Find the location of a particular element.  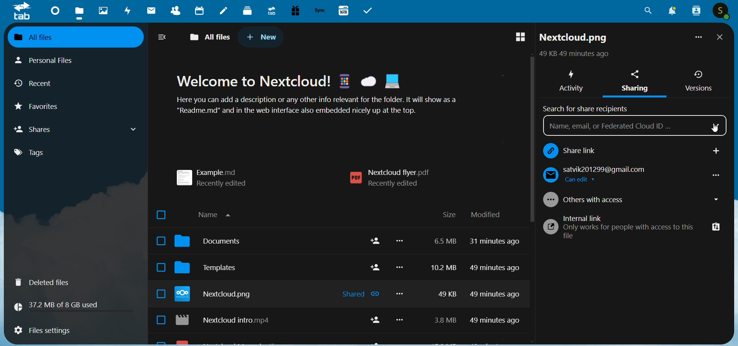

free trial is located at coordinates (294, 11).